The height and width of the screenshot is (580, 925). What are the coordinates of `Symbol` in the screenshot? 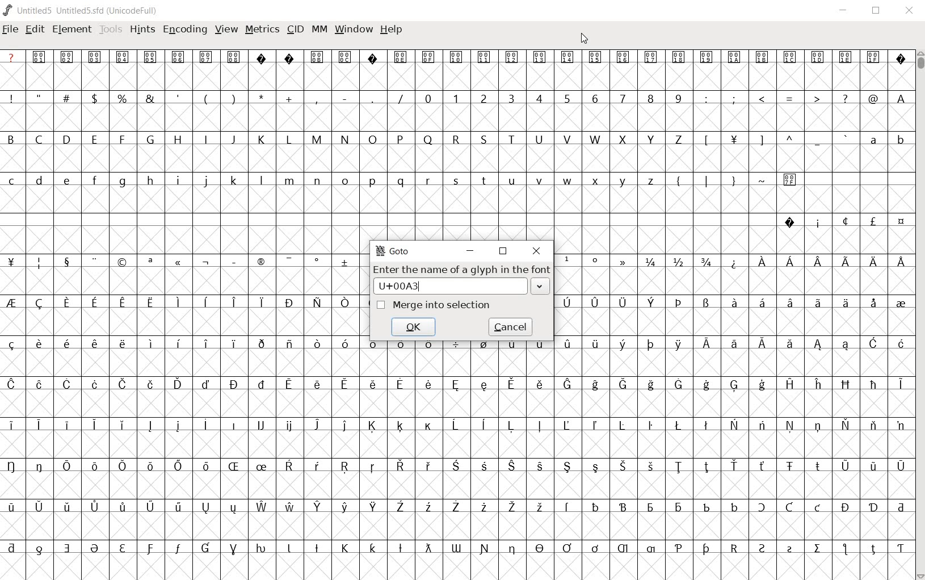 It's located at (205, 549).